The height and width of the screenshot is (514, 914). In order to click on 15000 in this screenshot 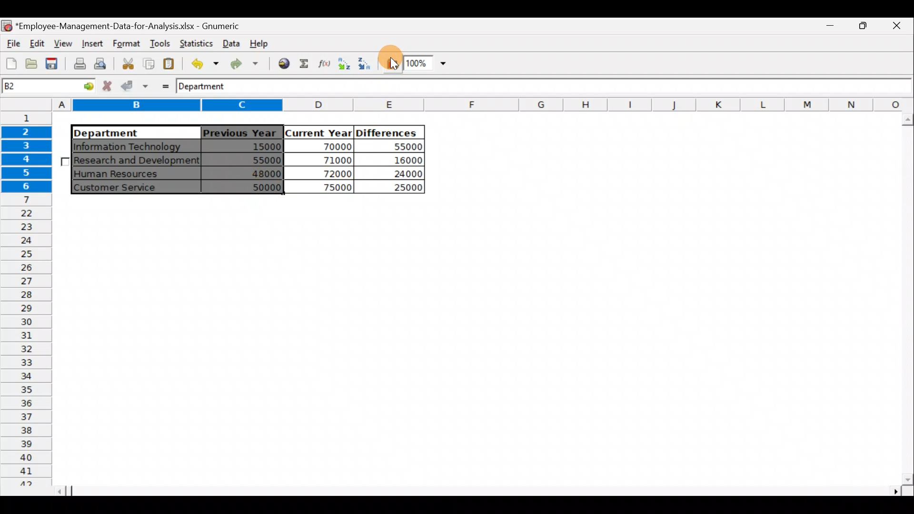, I will do `click(249, 148)`.